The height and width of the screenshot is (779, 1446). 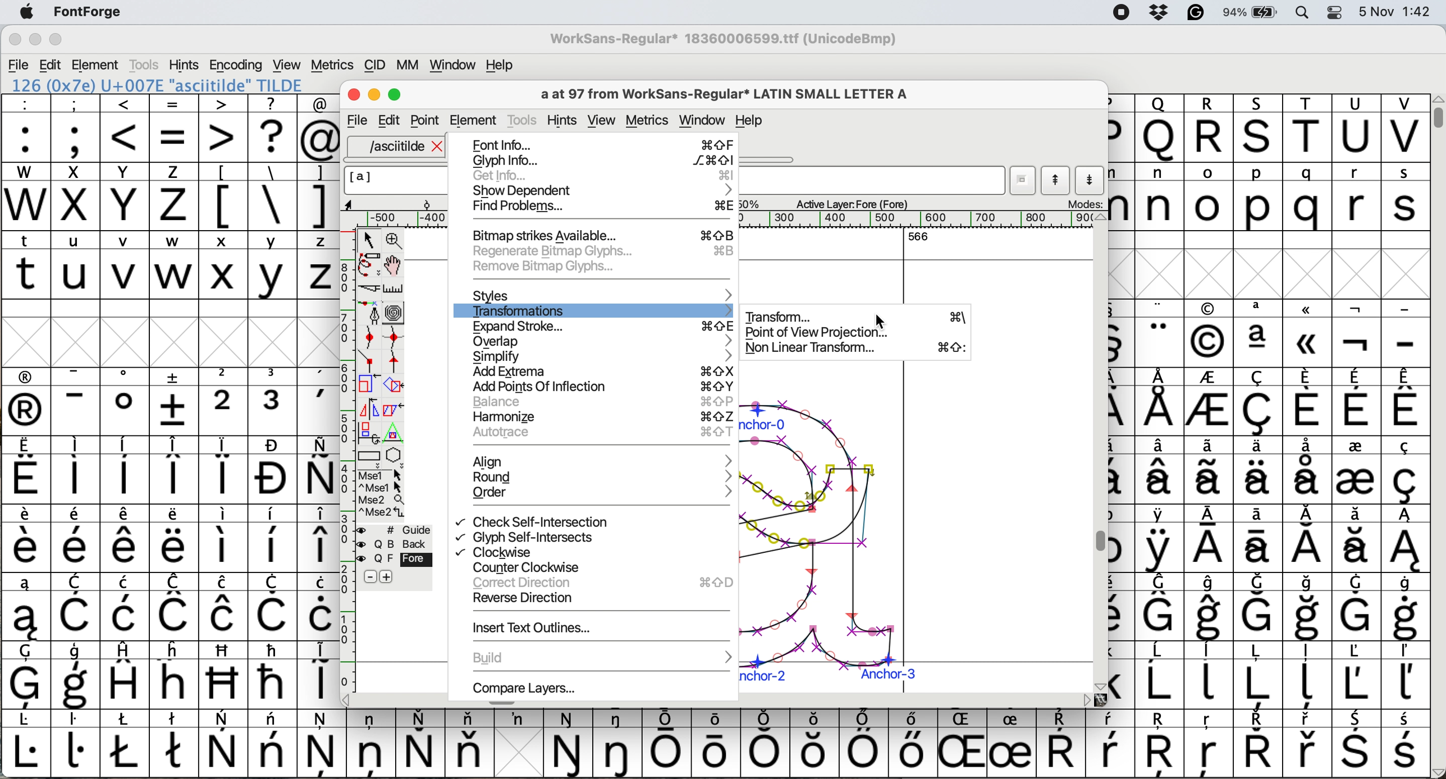 What do you see at coordinates (1405, 607) in the screenshot?
I see `symbol` at bounding box center [1405, 607].